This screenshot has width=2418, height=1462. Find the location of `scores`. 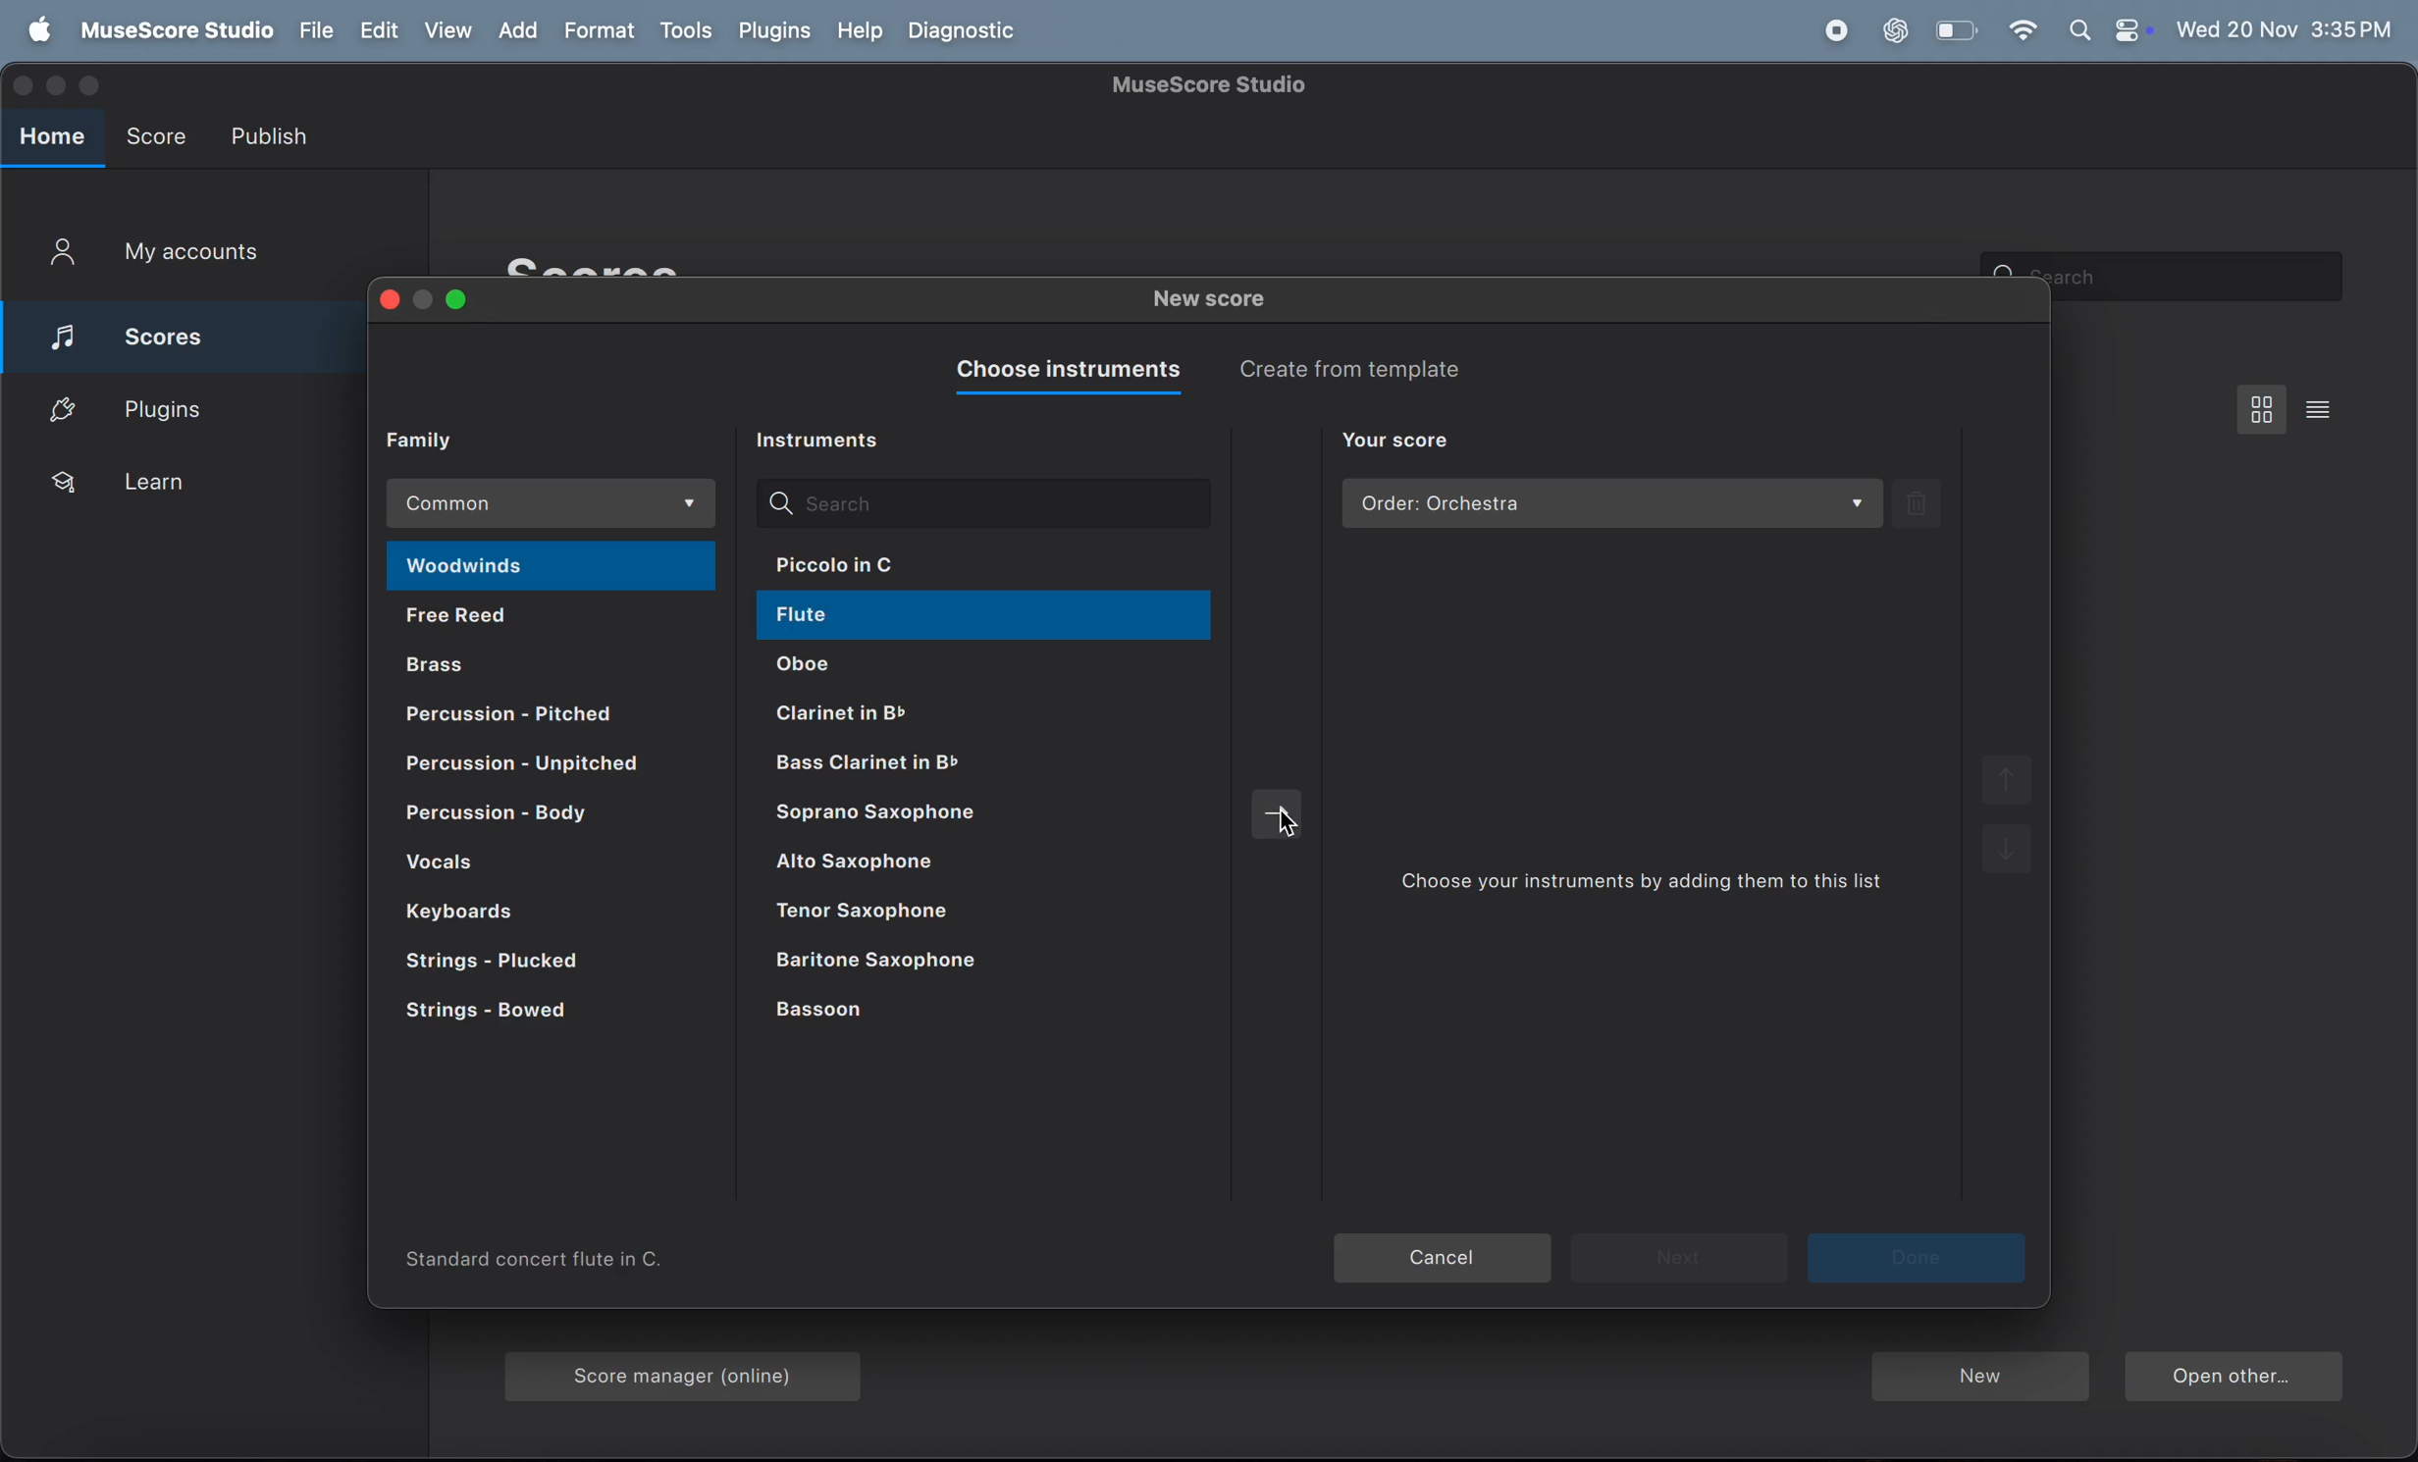

scores is located at coordinates (631, 262).